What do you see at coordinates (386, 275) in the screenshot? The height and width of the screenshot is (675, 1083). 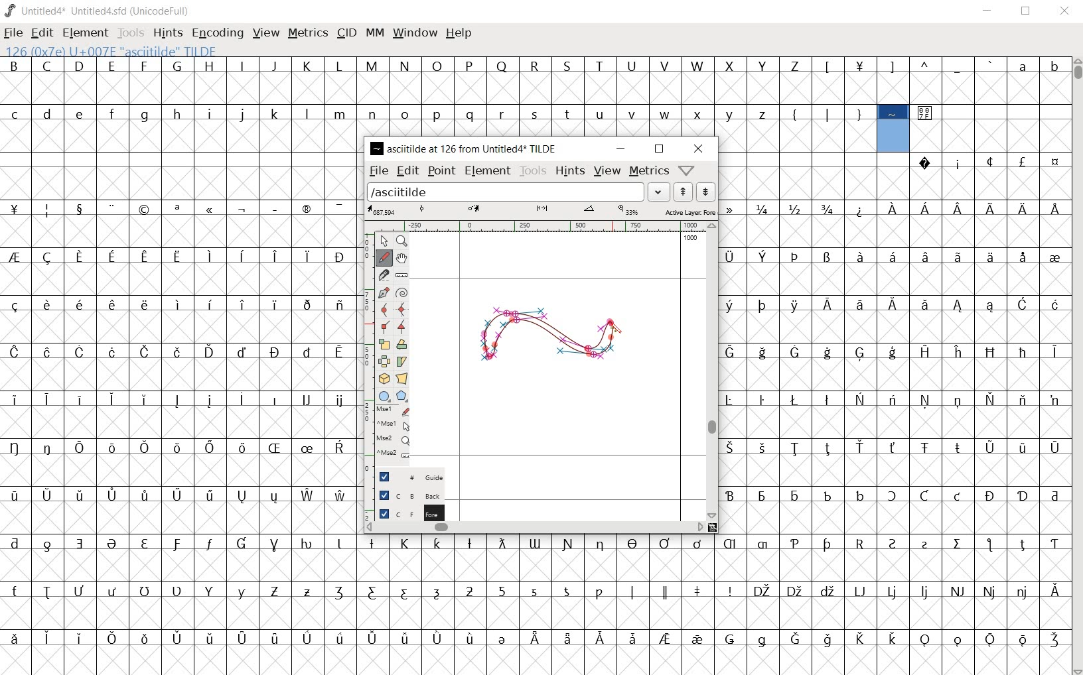 I see `cut splines in two` at bounding box center [386, 275].